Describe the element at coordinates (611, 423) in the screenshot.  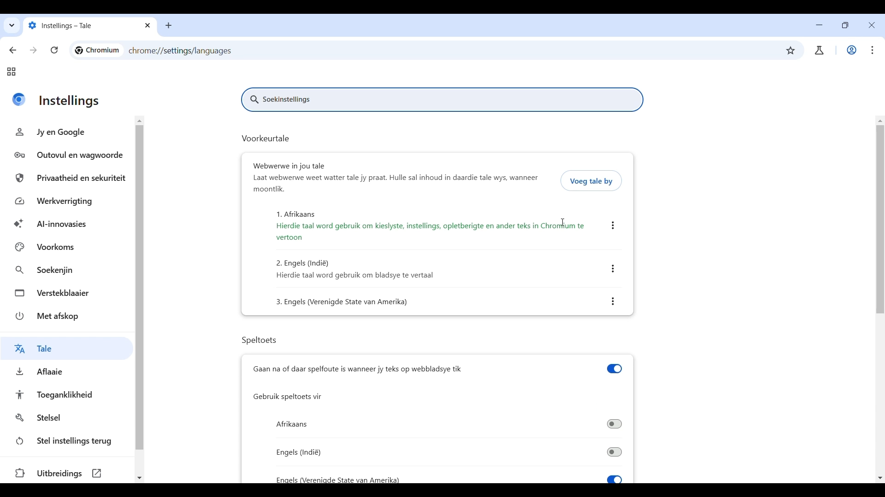
I see `toggle switch` at that location.